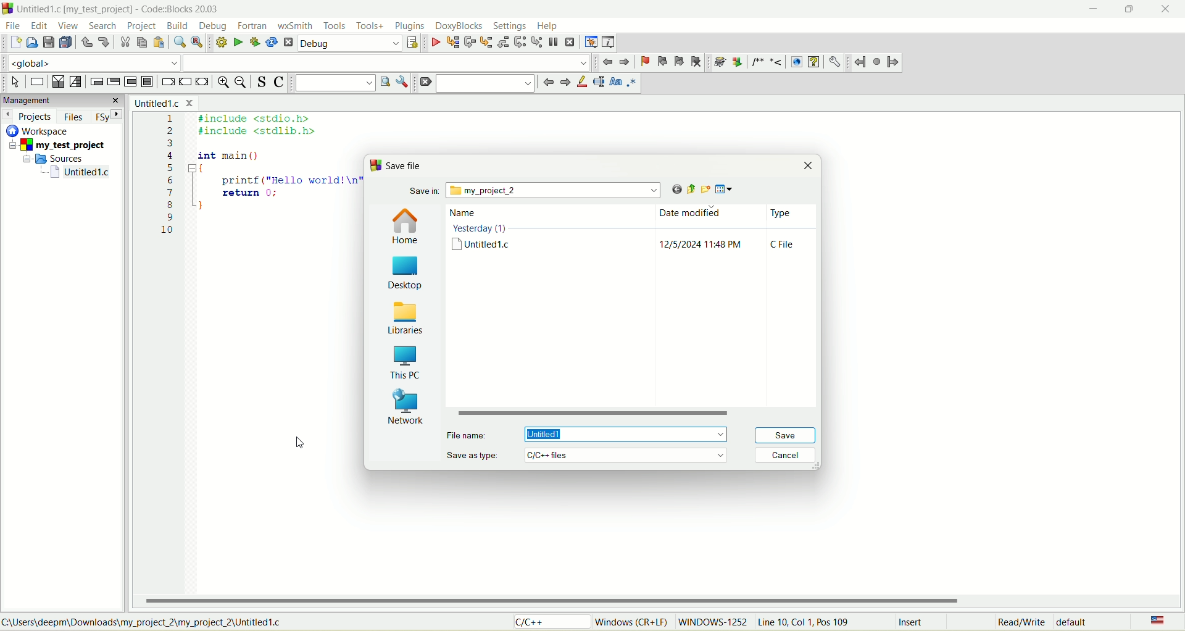  What do you see at coordinates (634, 621) in the screenshot?
I see `windows` at bounding box center [634, 621].